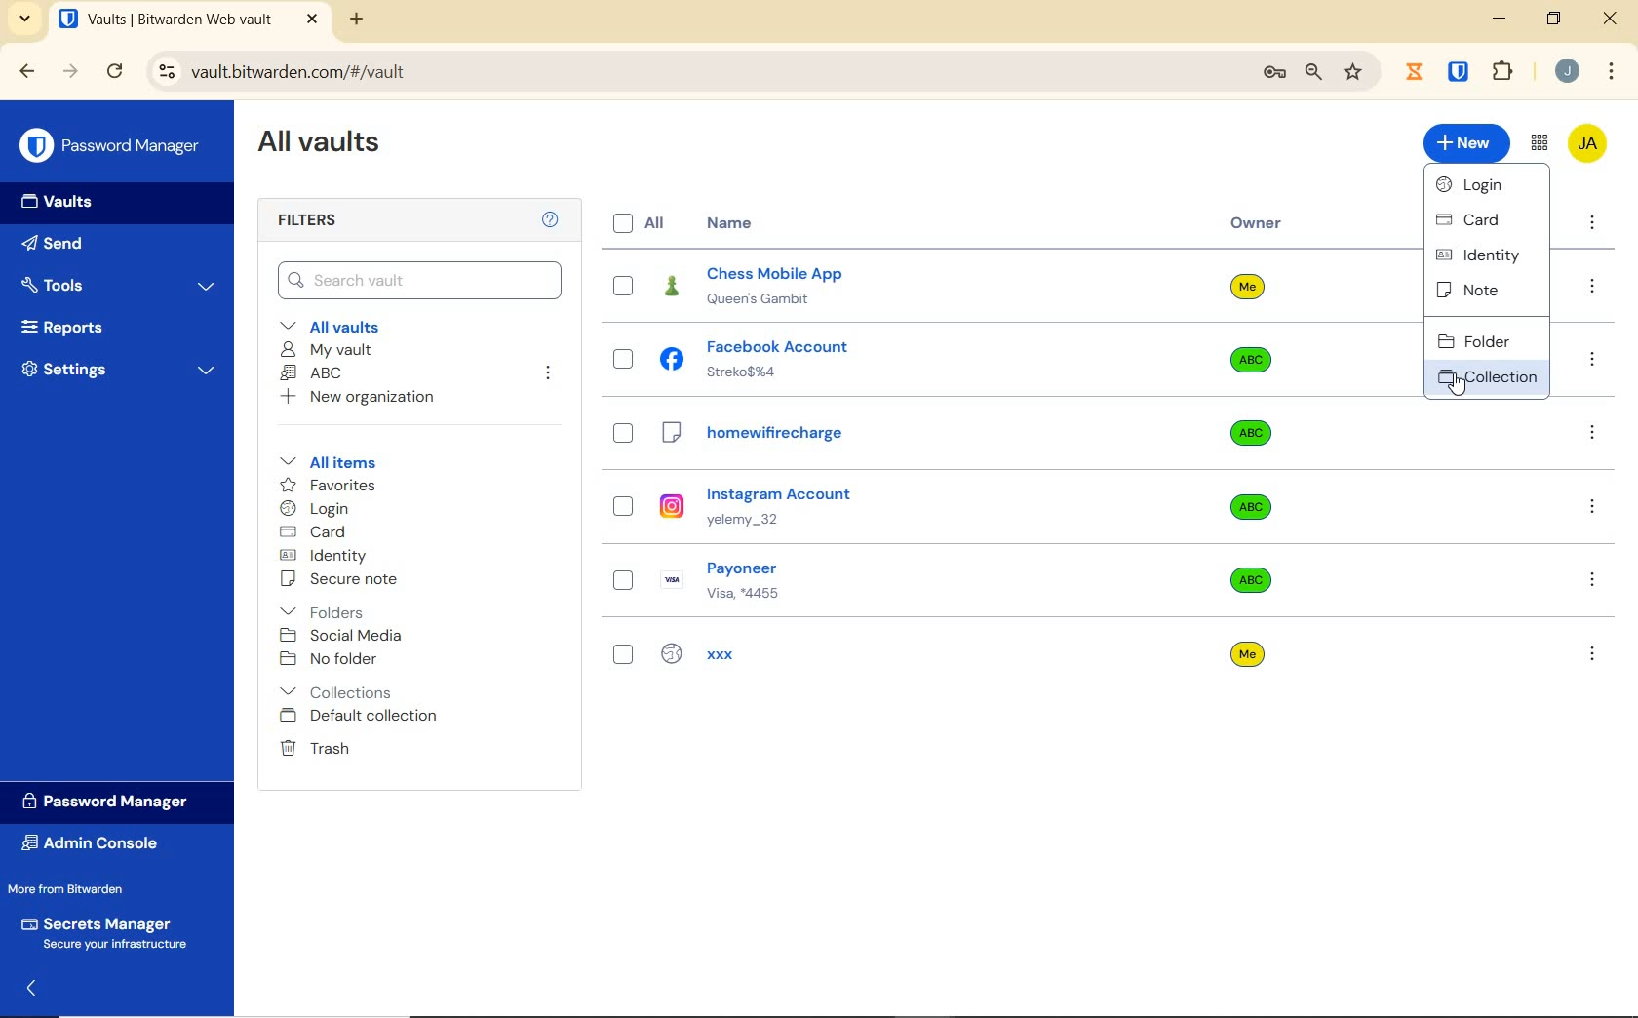  Describe the element at coordinates (28, 73) in the screenshot. I see `backward` at that location.